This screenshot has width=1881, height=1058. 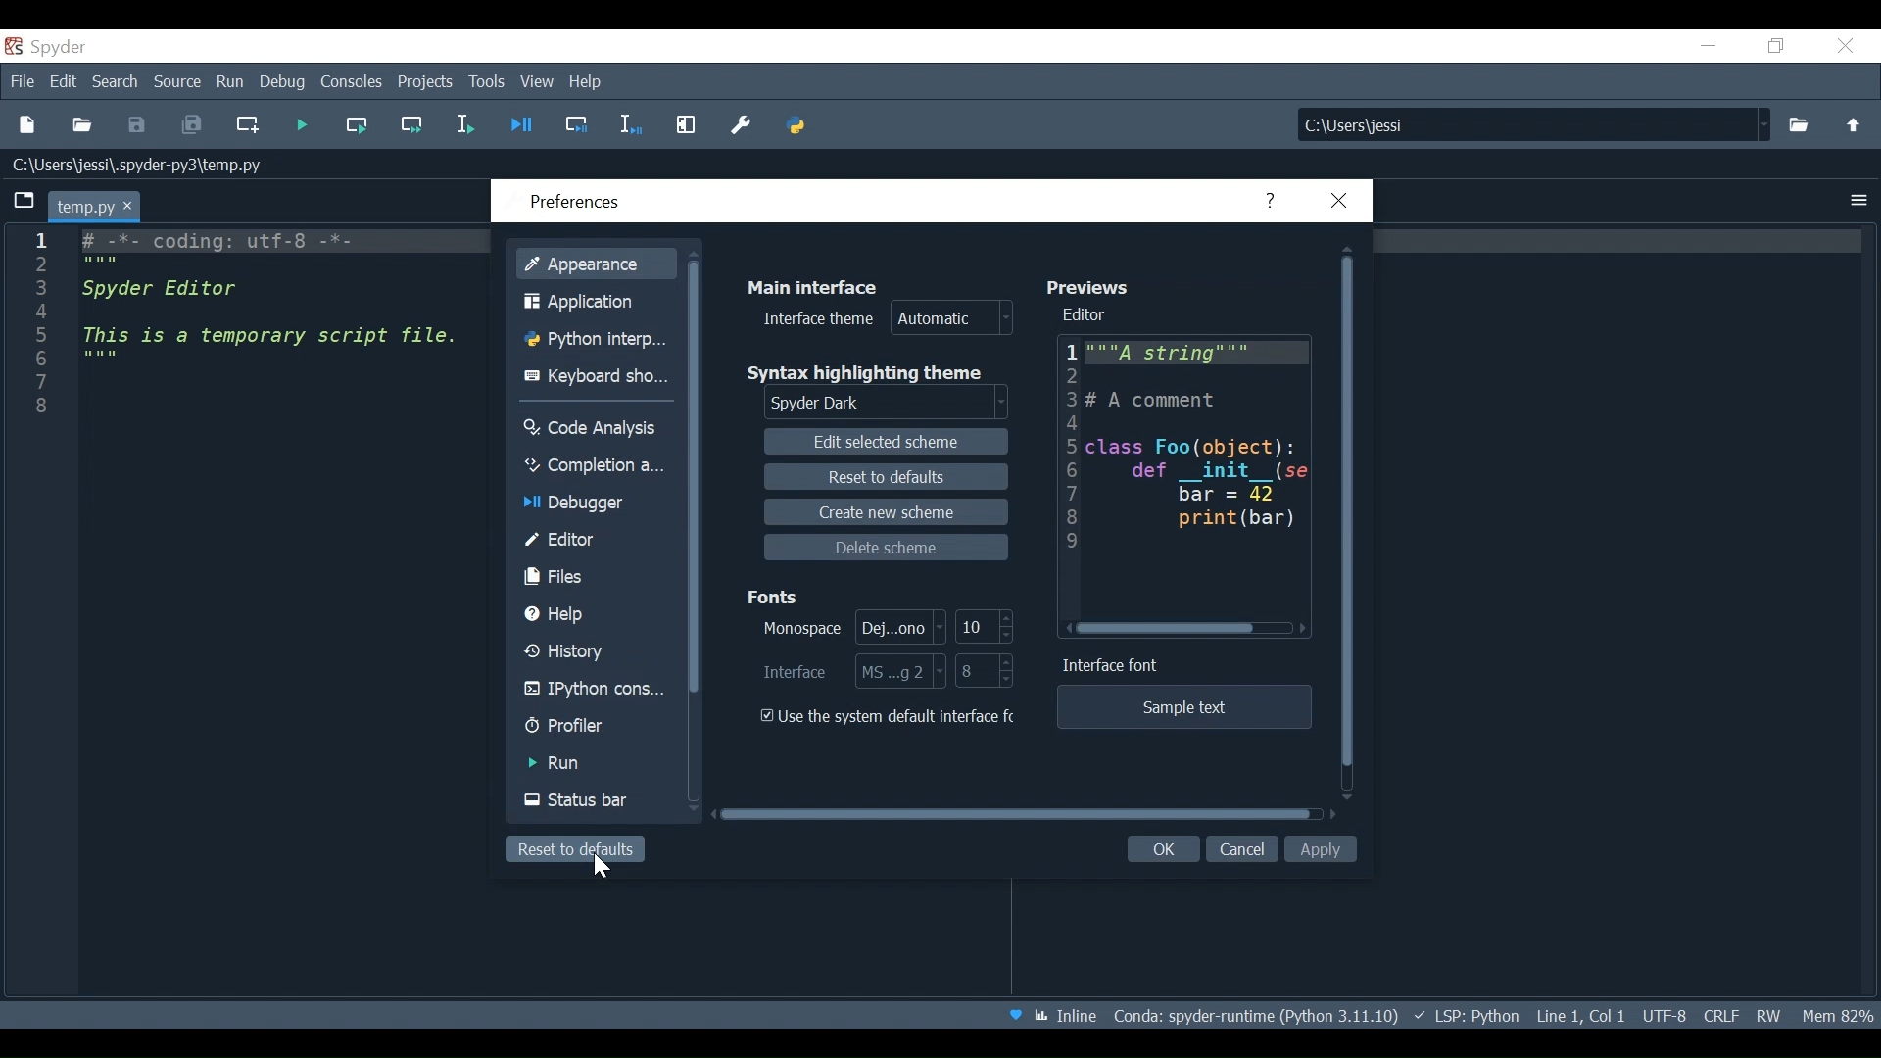 What do you see at coordinates (886, 442) in the screenshot?
I see `Edit selected scheme` at bounding box center [886, 442].